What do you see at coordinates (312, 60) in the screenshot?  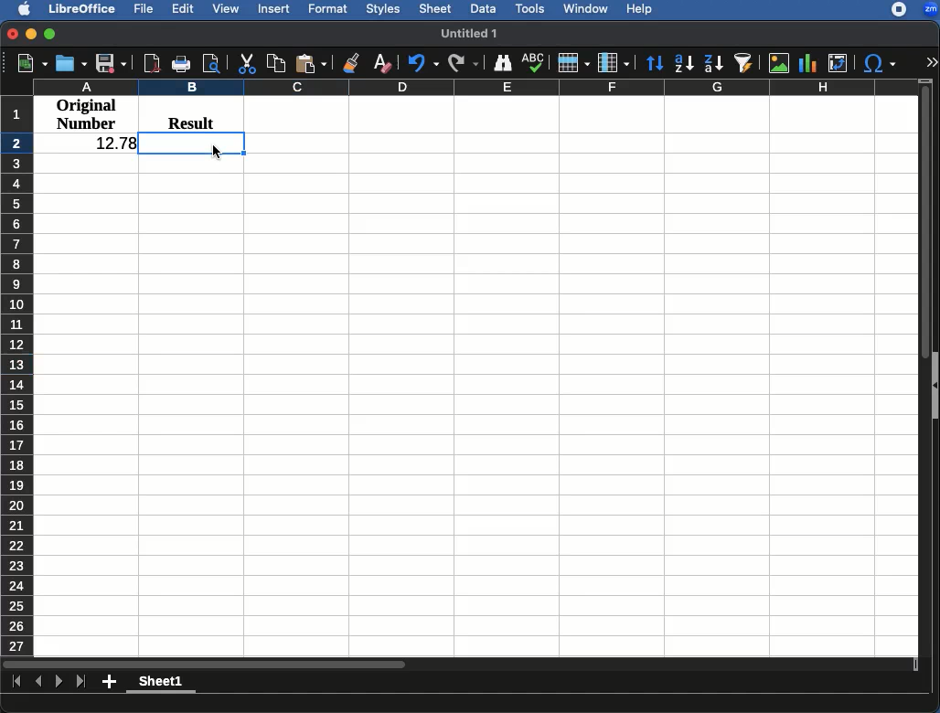 I see `Paste` at bounding box center [312, 60].